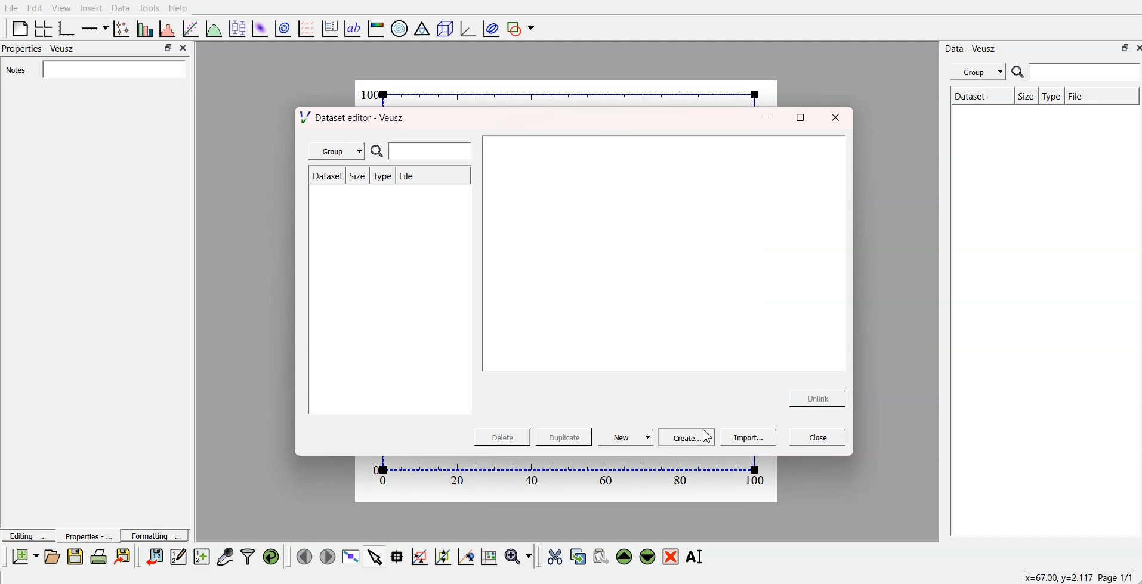  Describe the element at coordinates (260, 27) in the screenshot. I see `plot a 2d dataset as an` at that location.